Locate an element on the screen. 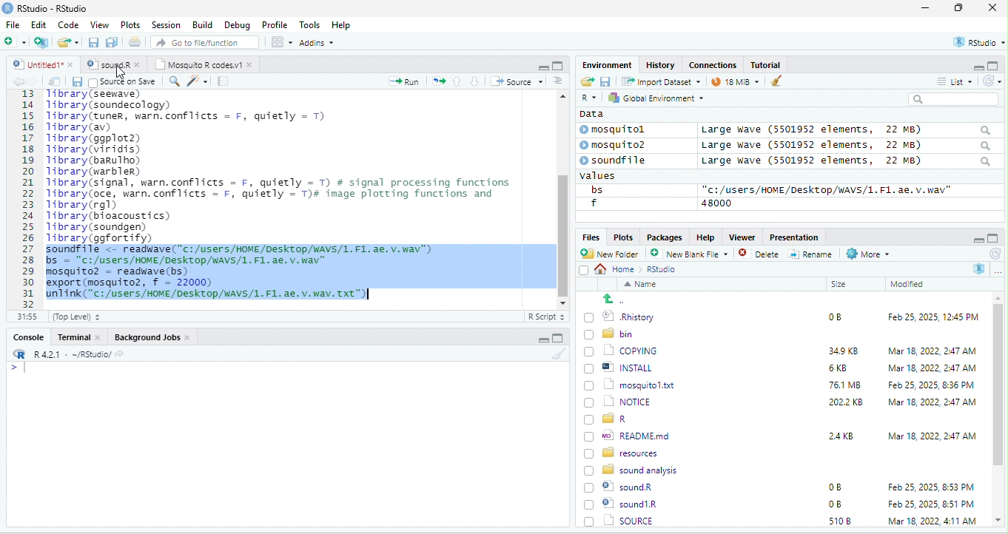  + Source + is located at coordinates (517, 81).